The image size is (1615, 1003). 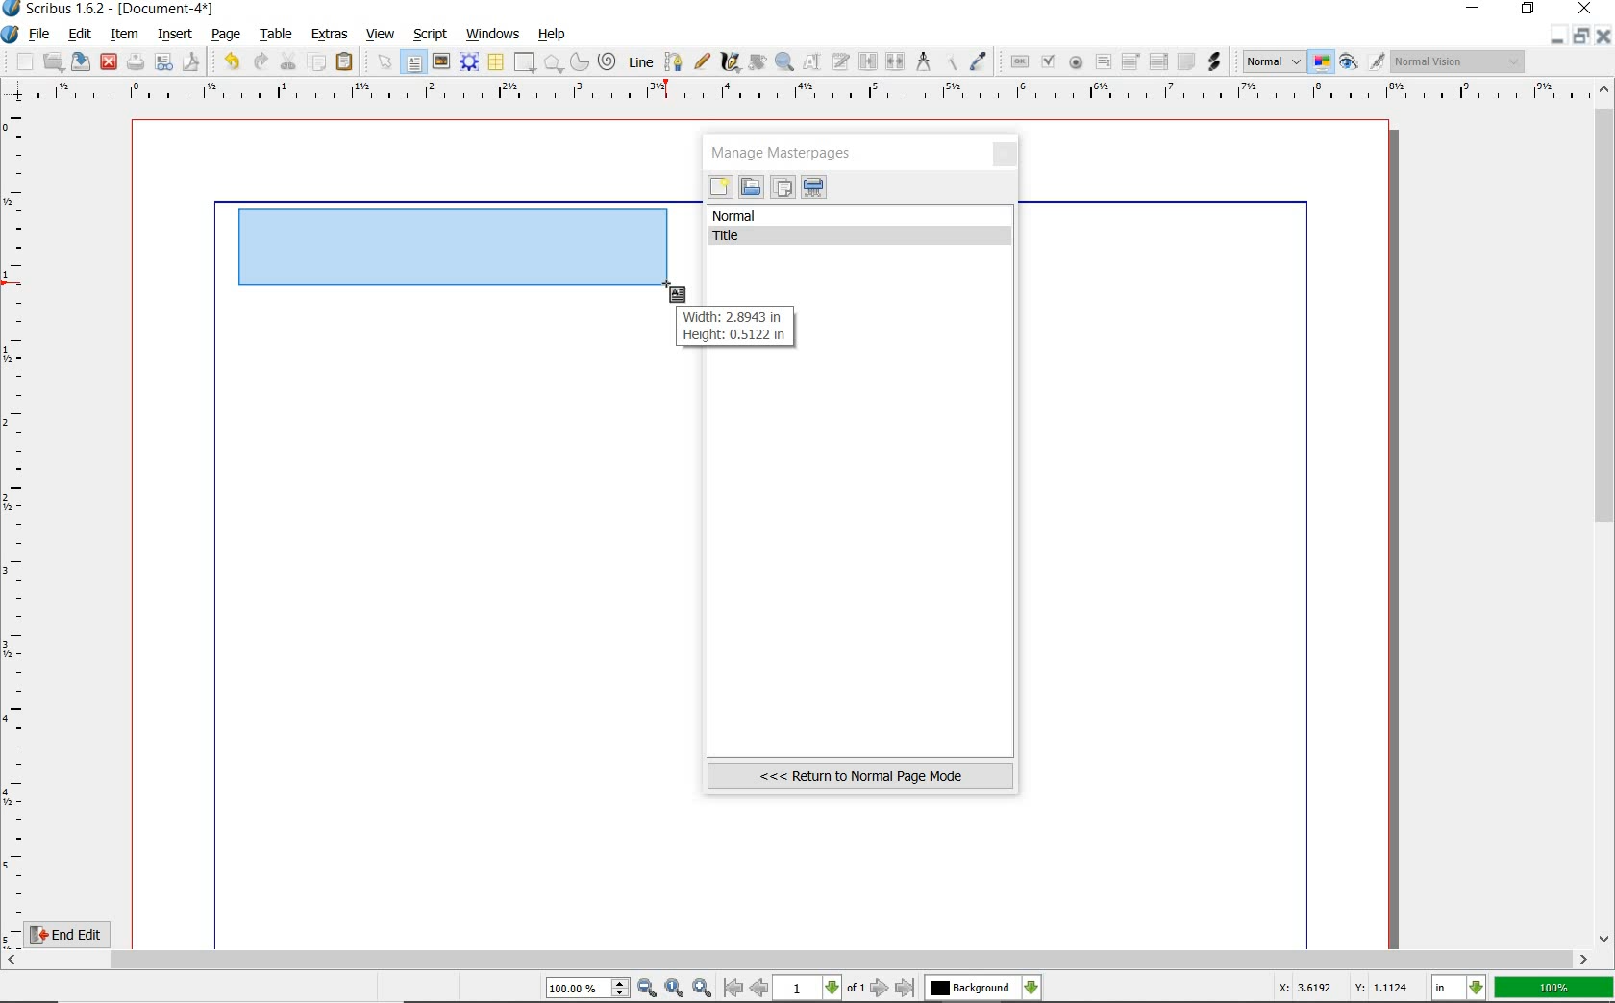 I want to click on image frame, so click(x=441, y=61).